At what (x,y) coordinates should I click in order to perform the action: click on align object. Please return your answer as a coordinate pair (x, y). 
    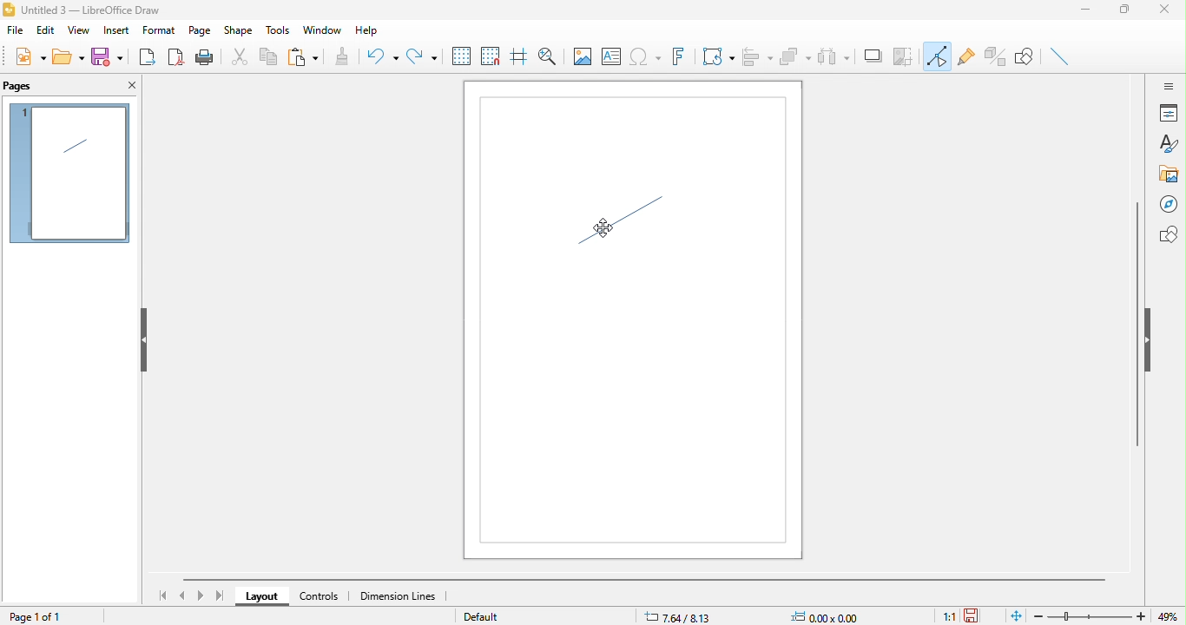
    Looking at the image, I should click on (758, 58).